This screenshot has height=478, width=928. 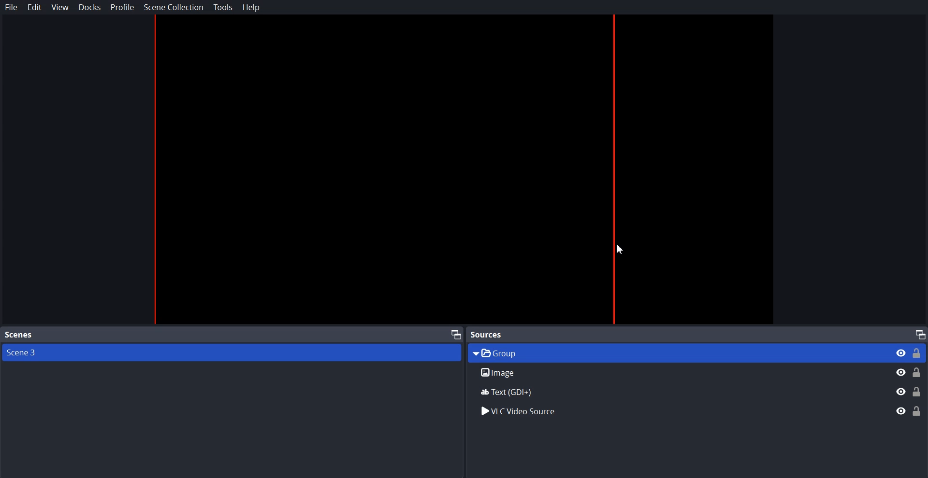 What do you see at coordinates (698, 372) in the screenshot?
I see `Rename` at bounding box center [698, 372].